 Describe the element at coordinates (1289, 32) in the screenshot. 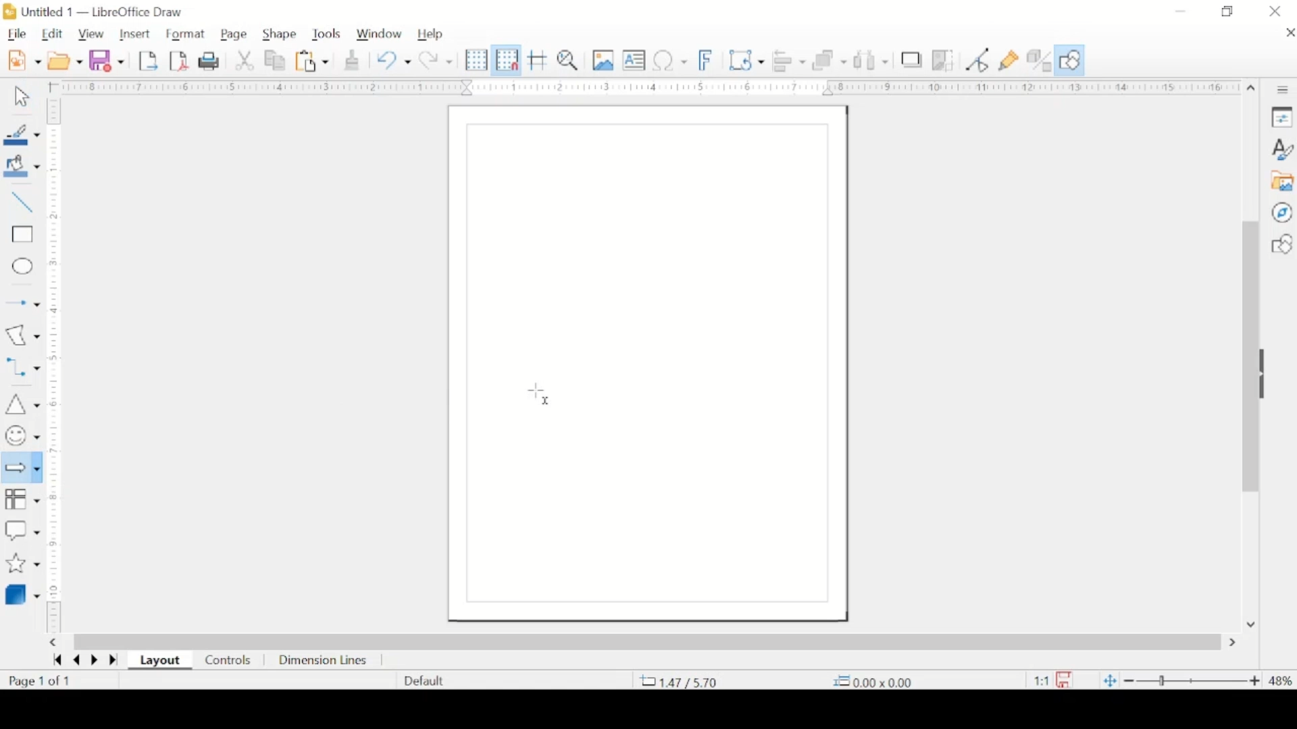

I see `close` at that location.